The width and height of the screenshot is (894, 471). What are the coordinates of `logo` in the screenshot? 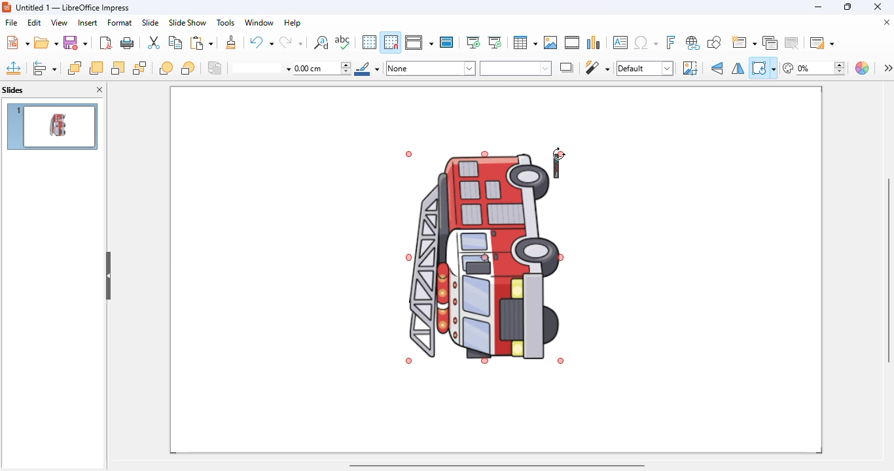 It's located at (7, 7).